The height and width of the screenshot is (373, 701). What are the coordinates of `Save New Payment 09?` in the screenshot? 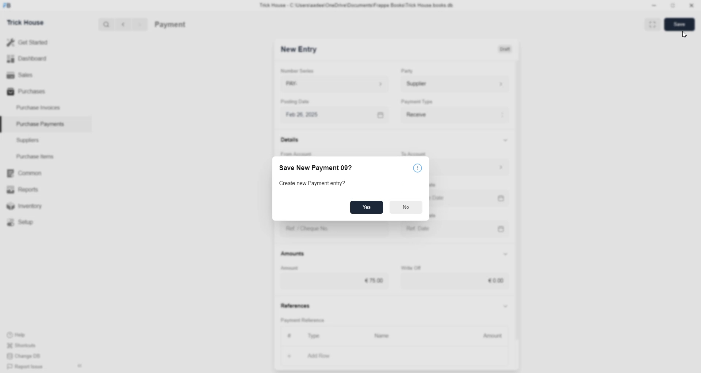 It's located at (317, 169).